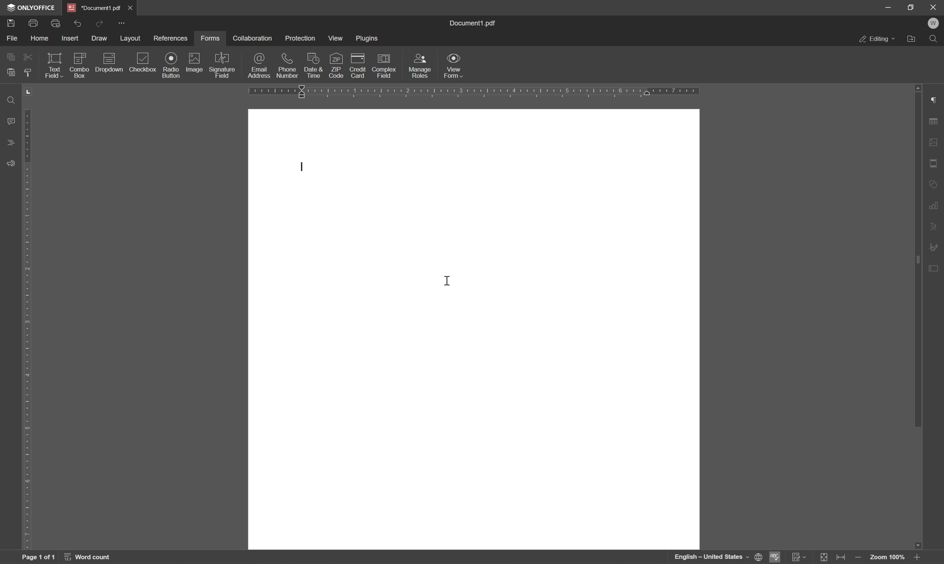 The image size is (944, 564). What do you see at coordinates (12, 100) in the screenshot?
I see `find` at bounding box center [12, 100].